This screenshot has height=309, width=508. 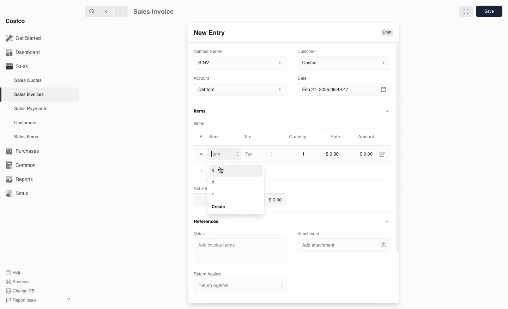 What do you see at coordinates (90, 11) in the screenshot?
I see `search` at bounding box center [90, 11].